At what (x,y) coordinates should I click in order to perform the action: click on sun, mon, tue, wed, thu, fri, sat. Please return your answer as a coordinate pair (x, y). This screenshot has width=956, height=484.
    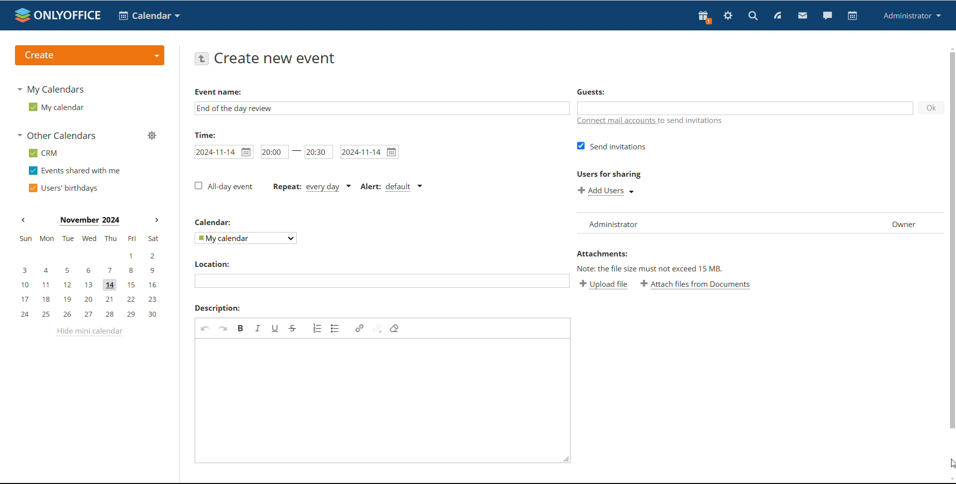
    Looking at the image, I should click on (88, 239).